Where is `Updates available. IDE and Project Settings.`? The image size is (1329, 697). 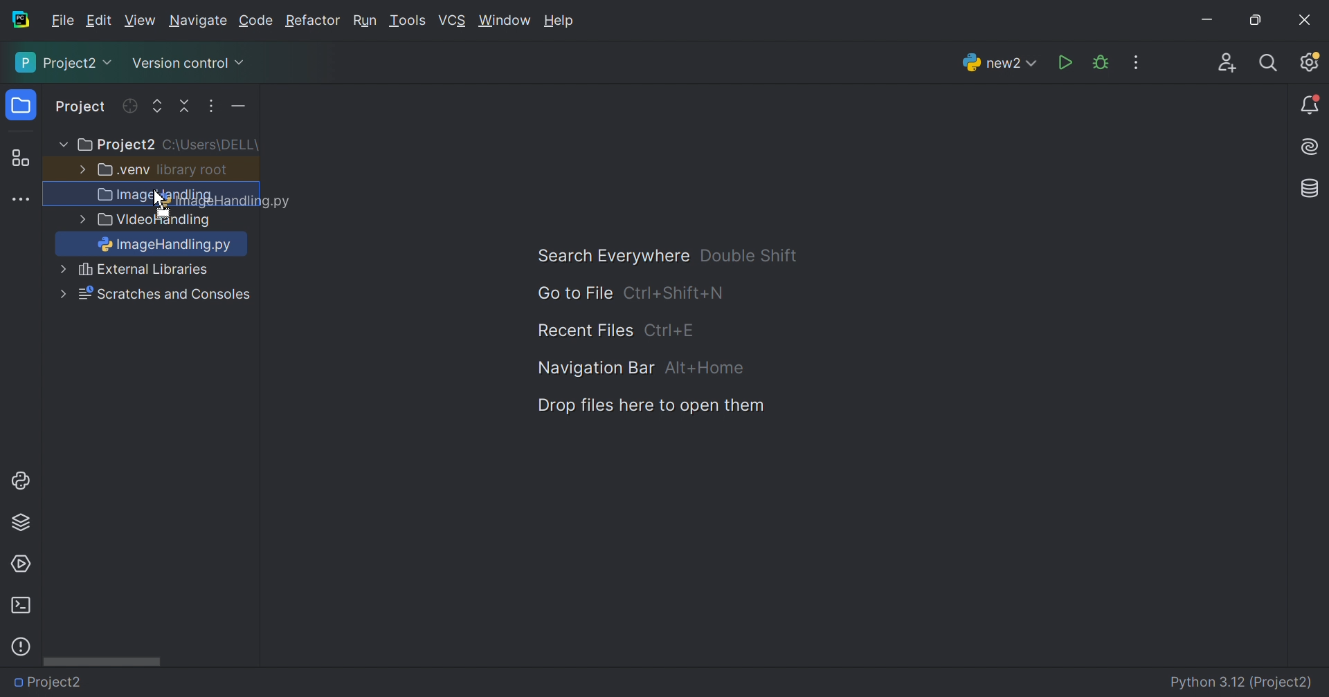
Updates available. IDE and Project Settings. is located at coordinates (1309, 62).